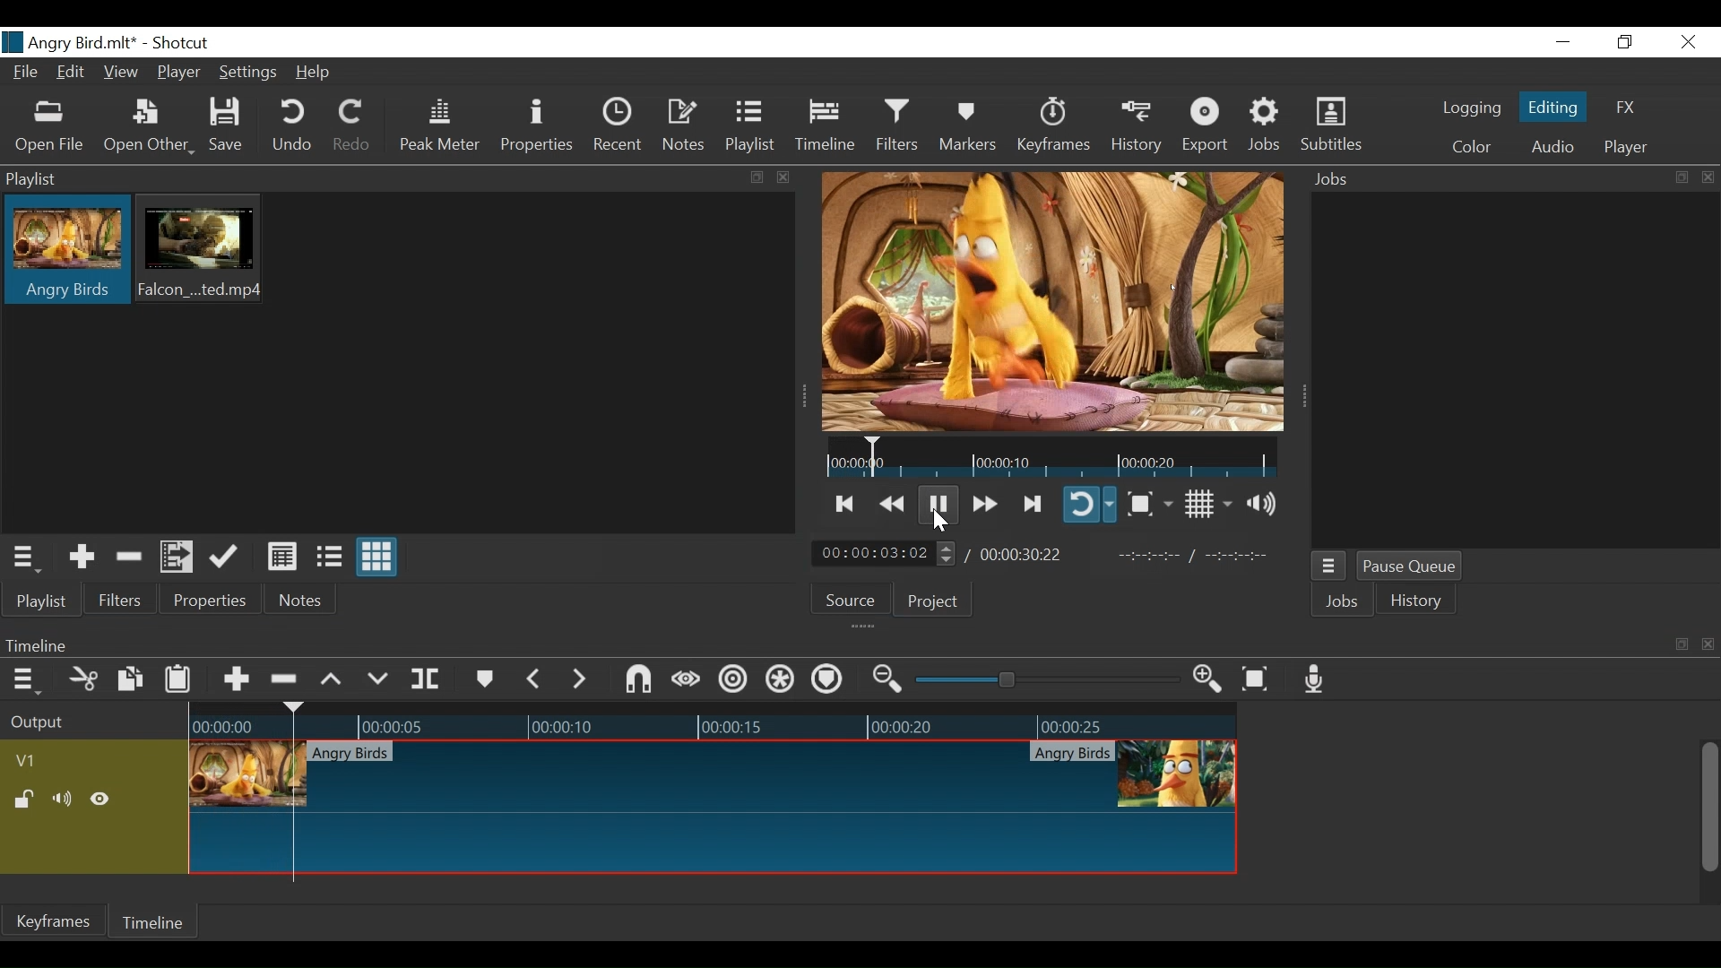  I want to click on Playlist, so click(754, 128).